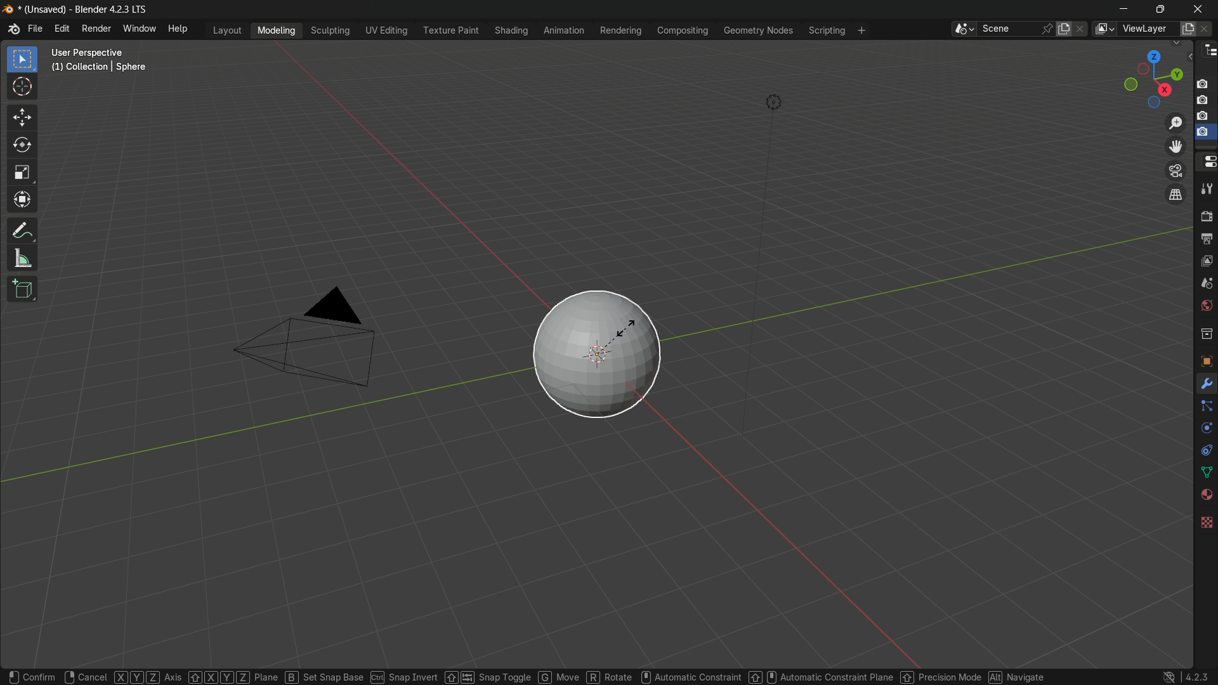 The width and height of the screenshot is (1218, 685). Describe the element at coordinates (1121, 10) in the screenshot. I see `minimize` at that location.